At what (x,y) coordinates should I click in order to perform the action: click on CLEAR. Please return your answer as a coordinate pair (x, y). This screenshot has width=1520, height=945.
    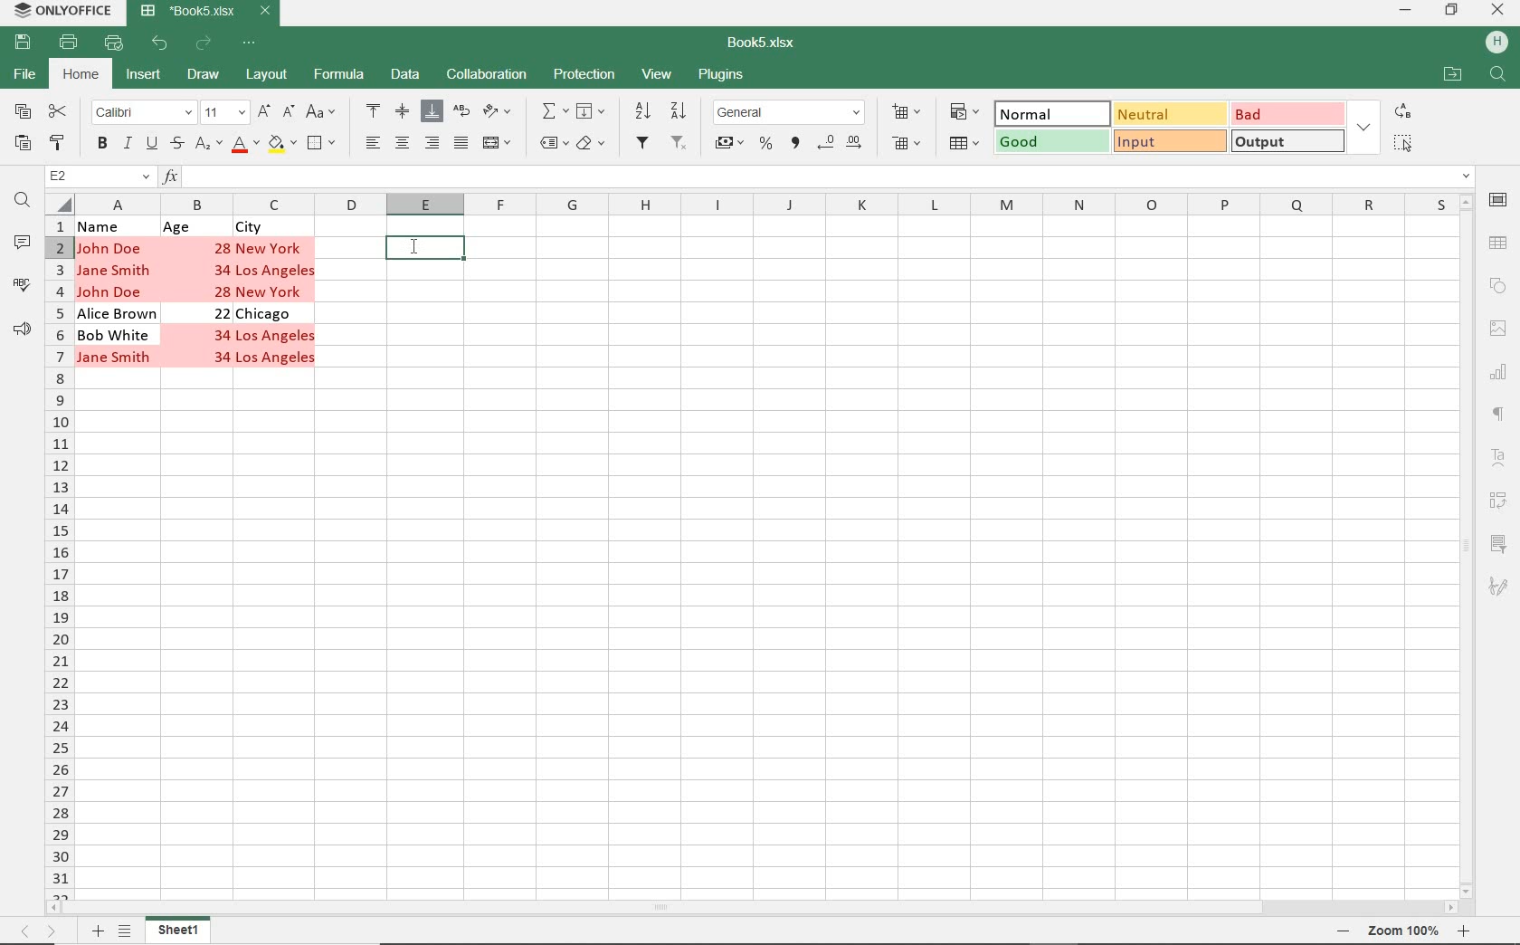
    Looking at the image, I should click on (596, 145).